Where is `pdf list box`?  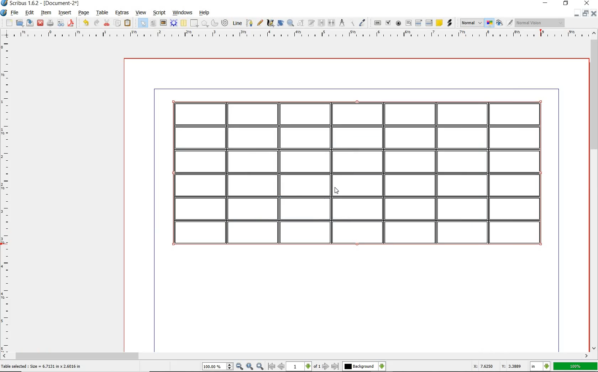 pdf list box is located at coordinates (429, 22).